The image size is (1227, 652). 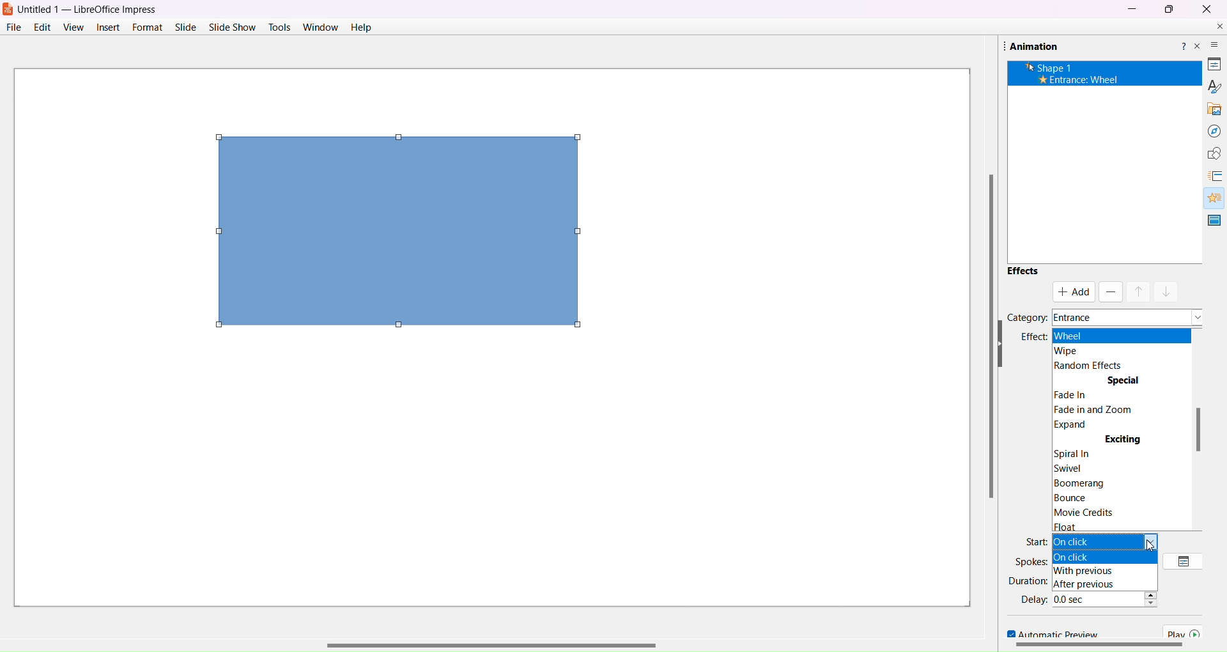 What do you see at coordinates (1030, 45) in the screenshot?
I see `Animation` at bounding box center [1030, 45].